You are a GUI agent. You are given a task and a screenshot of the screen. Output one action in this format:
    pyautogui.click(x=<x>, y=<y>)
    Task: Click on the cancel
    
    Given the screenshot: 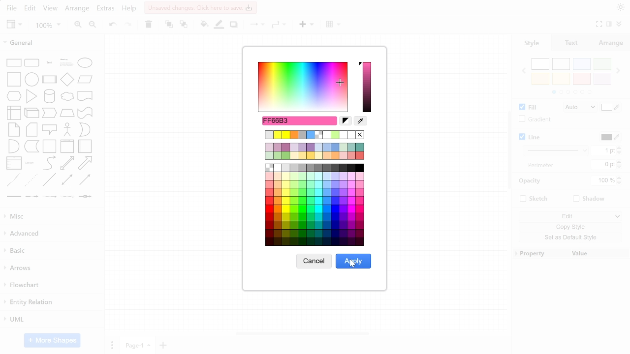 What is the action you would take?
    pyautogui.click(x=314, y=261)
    